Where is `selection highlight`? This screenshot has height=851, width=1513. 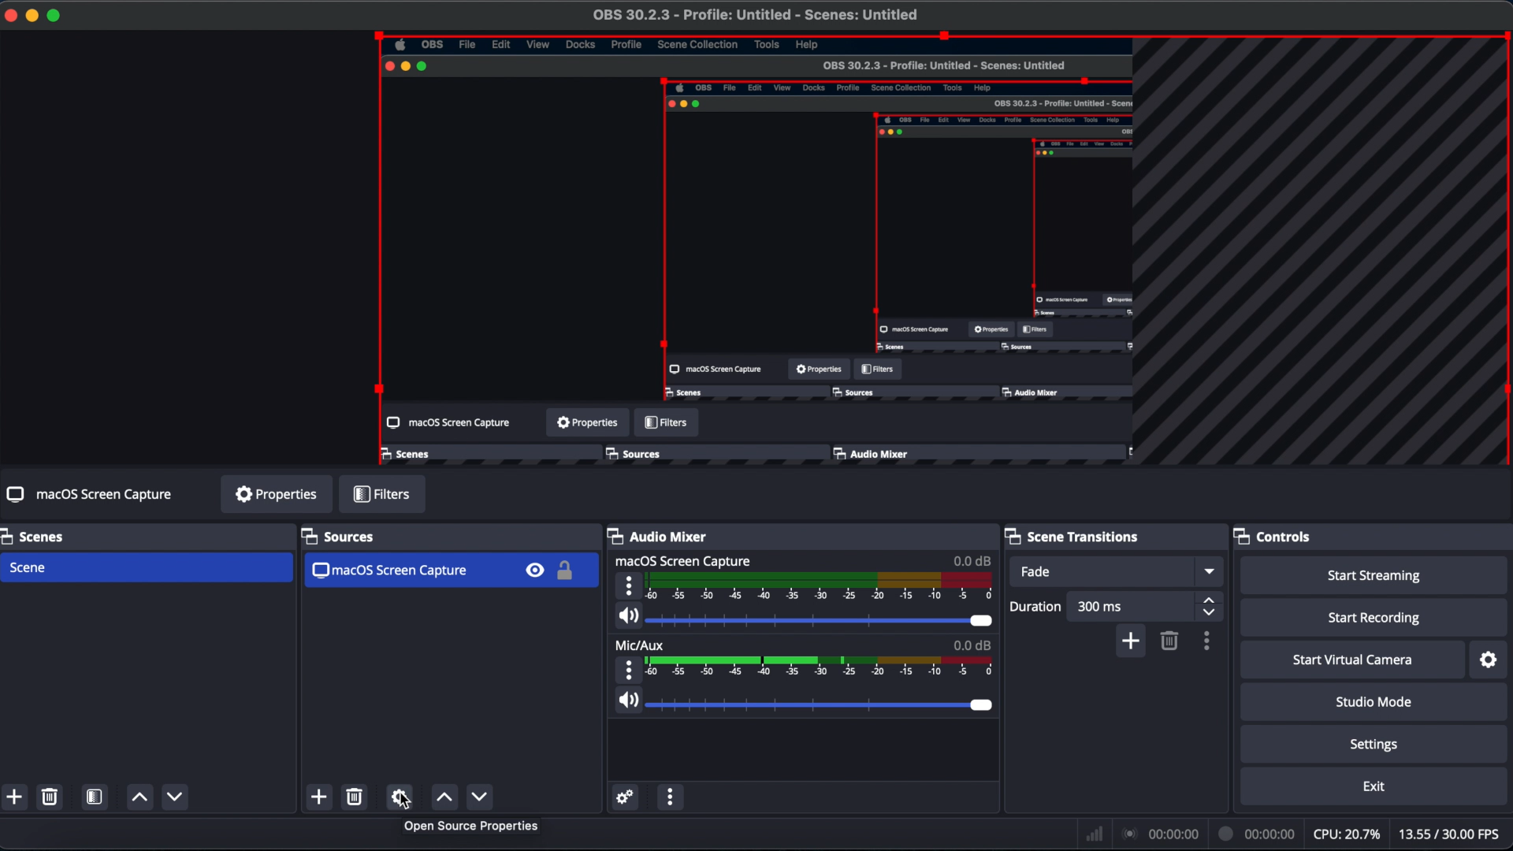 selection highlight is located at coordinates (380, 254).